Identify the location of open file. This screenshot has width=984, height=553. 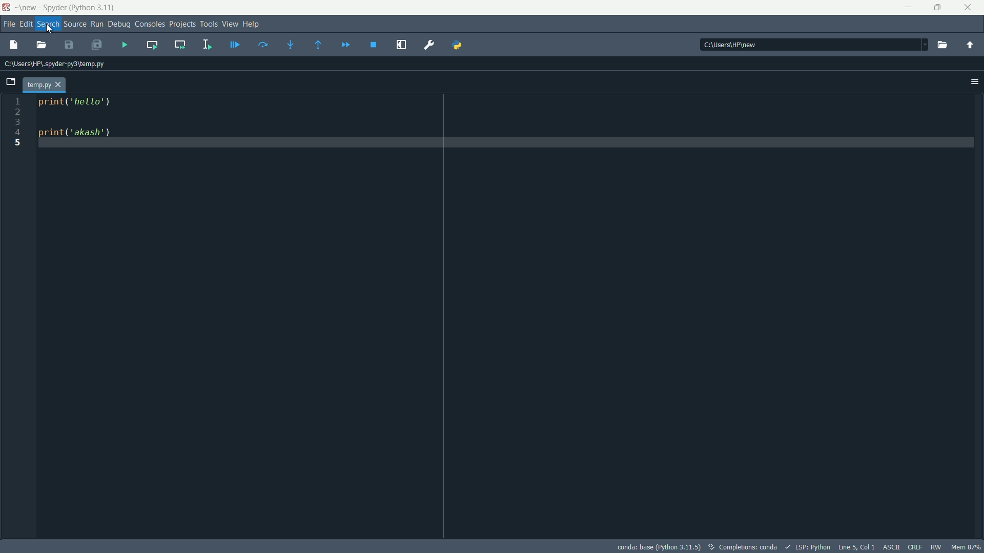
(42, 46).